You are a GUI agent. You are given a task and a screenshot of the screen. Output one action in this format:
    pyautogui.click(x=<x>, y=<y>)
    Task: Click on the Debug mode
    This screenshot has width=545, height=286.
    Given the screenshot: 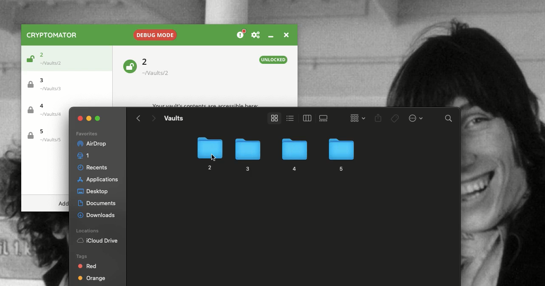 What is the action you would take?
    pyautogui.click(x=154, y=33)
    